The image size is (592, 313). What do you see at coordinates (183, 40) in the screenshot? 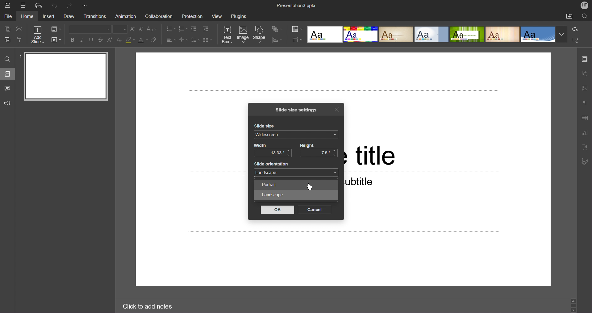
I see `Decrease Spacing` at bounding box center [183, 40].